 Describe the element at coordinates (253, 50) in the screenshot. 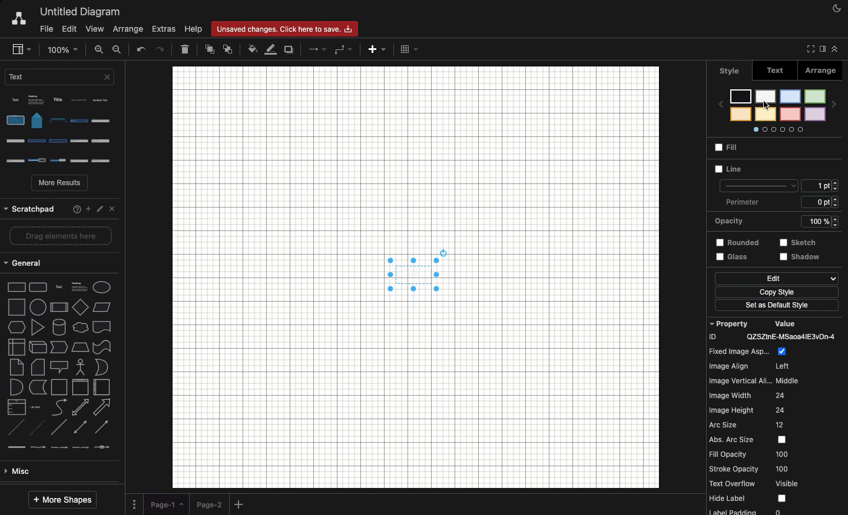

I see `Fill color` at that location.